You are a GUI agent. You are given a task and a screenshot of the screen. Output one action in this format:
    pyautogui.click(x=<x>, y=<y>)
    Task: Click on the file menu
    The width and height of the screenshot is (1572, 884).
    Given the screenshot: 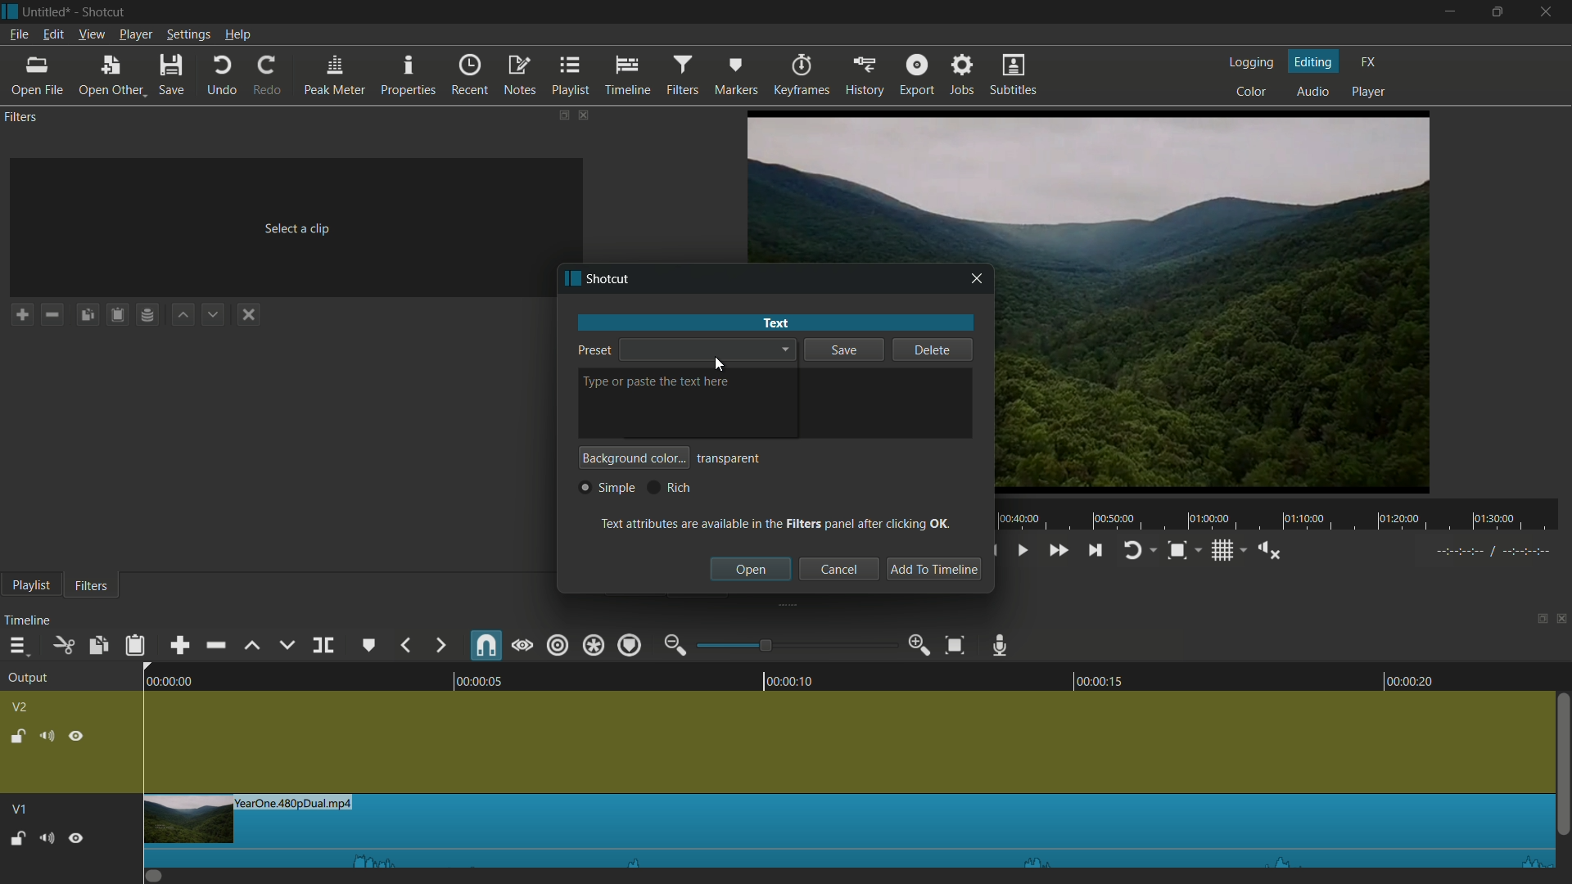 What is the action you would take?
    pyautogui.click(x=18, y=36)
    